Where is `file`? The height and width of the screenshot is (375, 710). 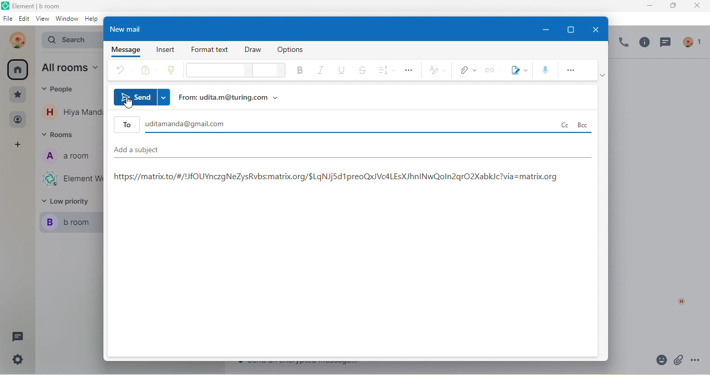
file is located at coordinates (7, 20).